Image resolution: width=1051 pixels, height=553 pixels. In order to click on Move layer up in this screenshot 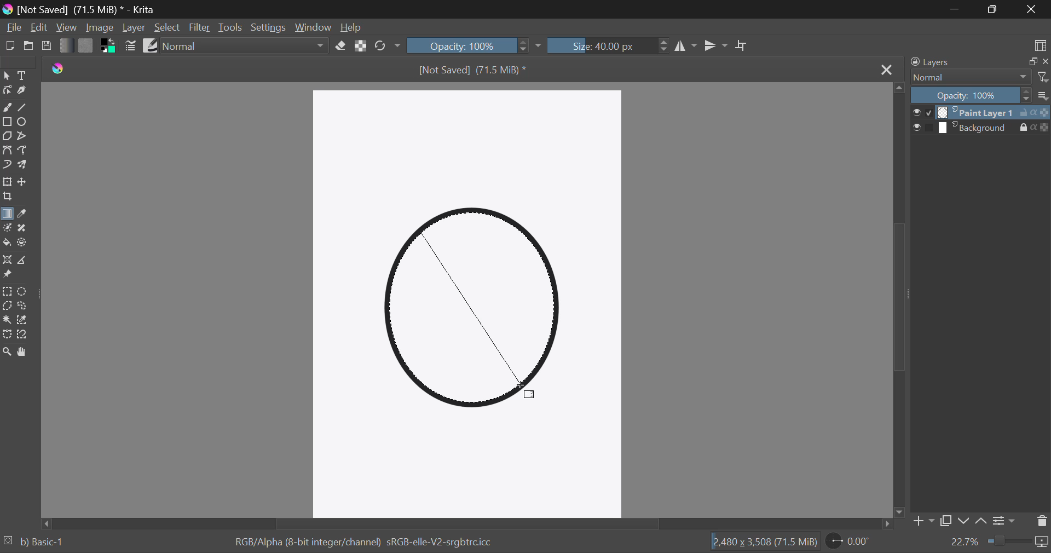, I will do `click(980, 521)`.